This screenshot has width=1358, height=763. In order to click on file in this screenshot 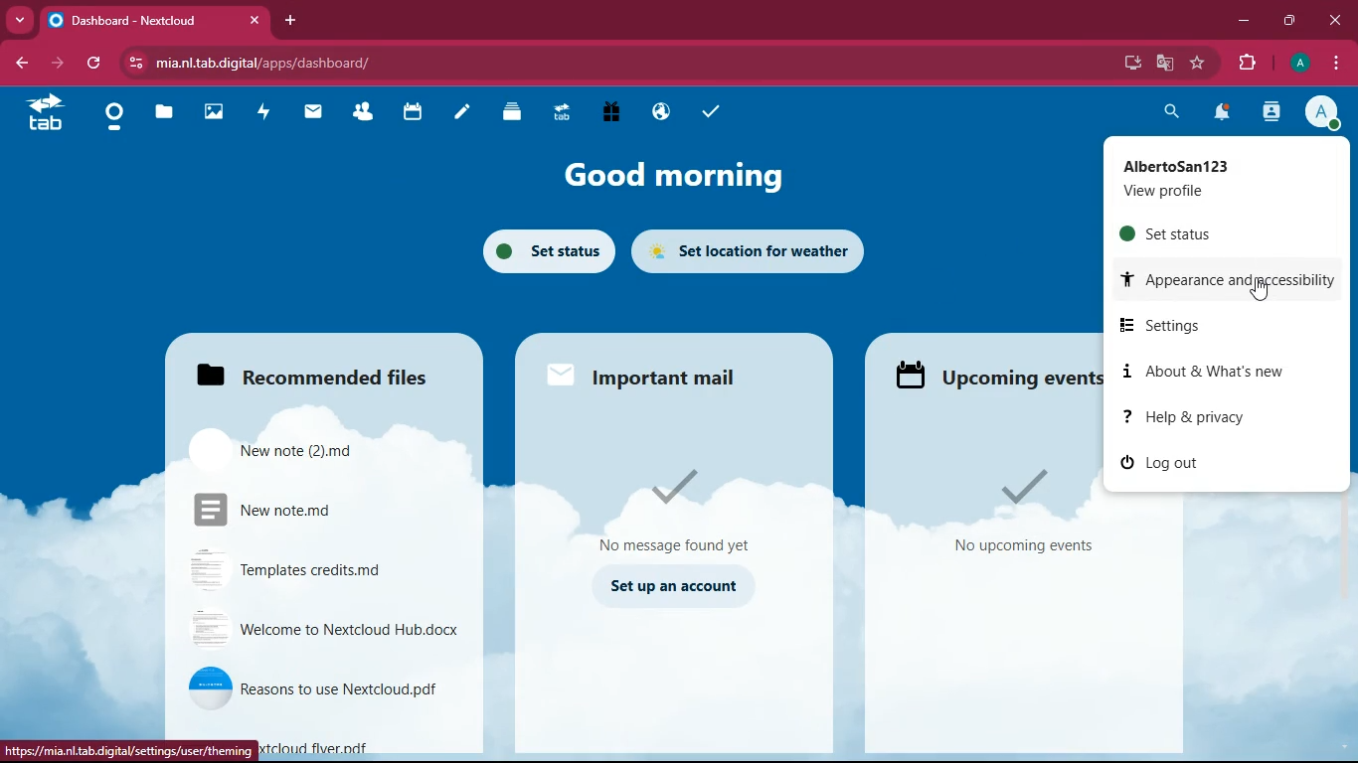, I will do `click(322, 570)`.